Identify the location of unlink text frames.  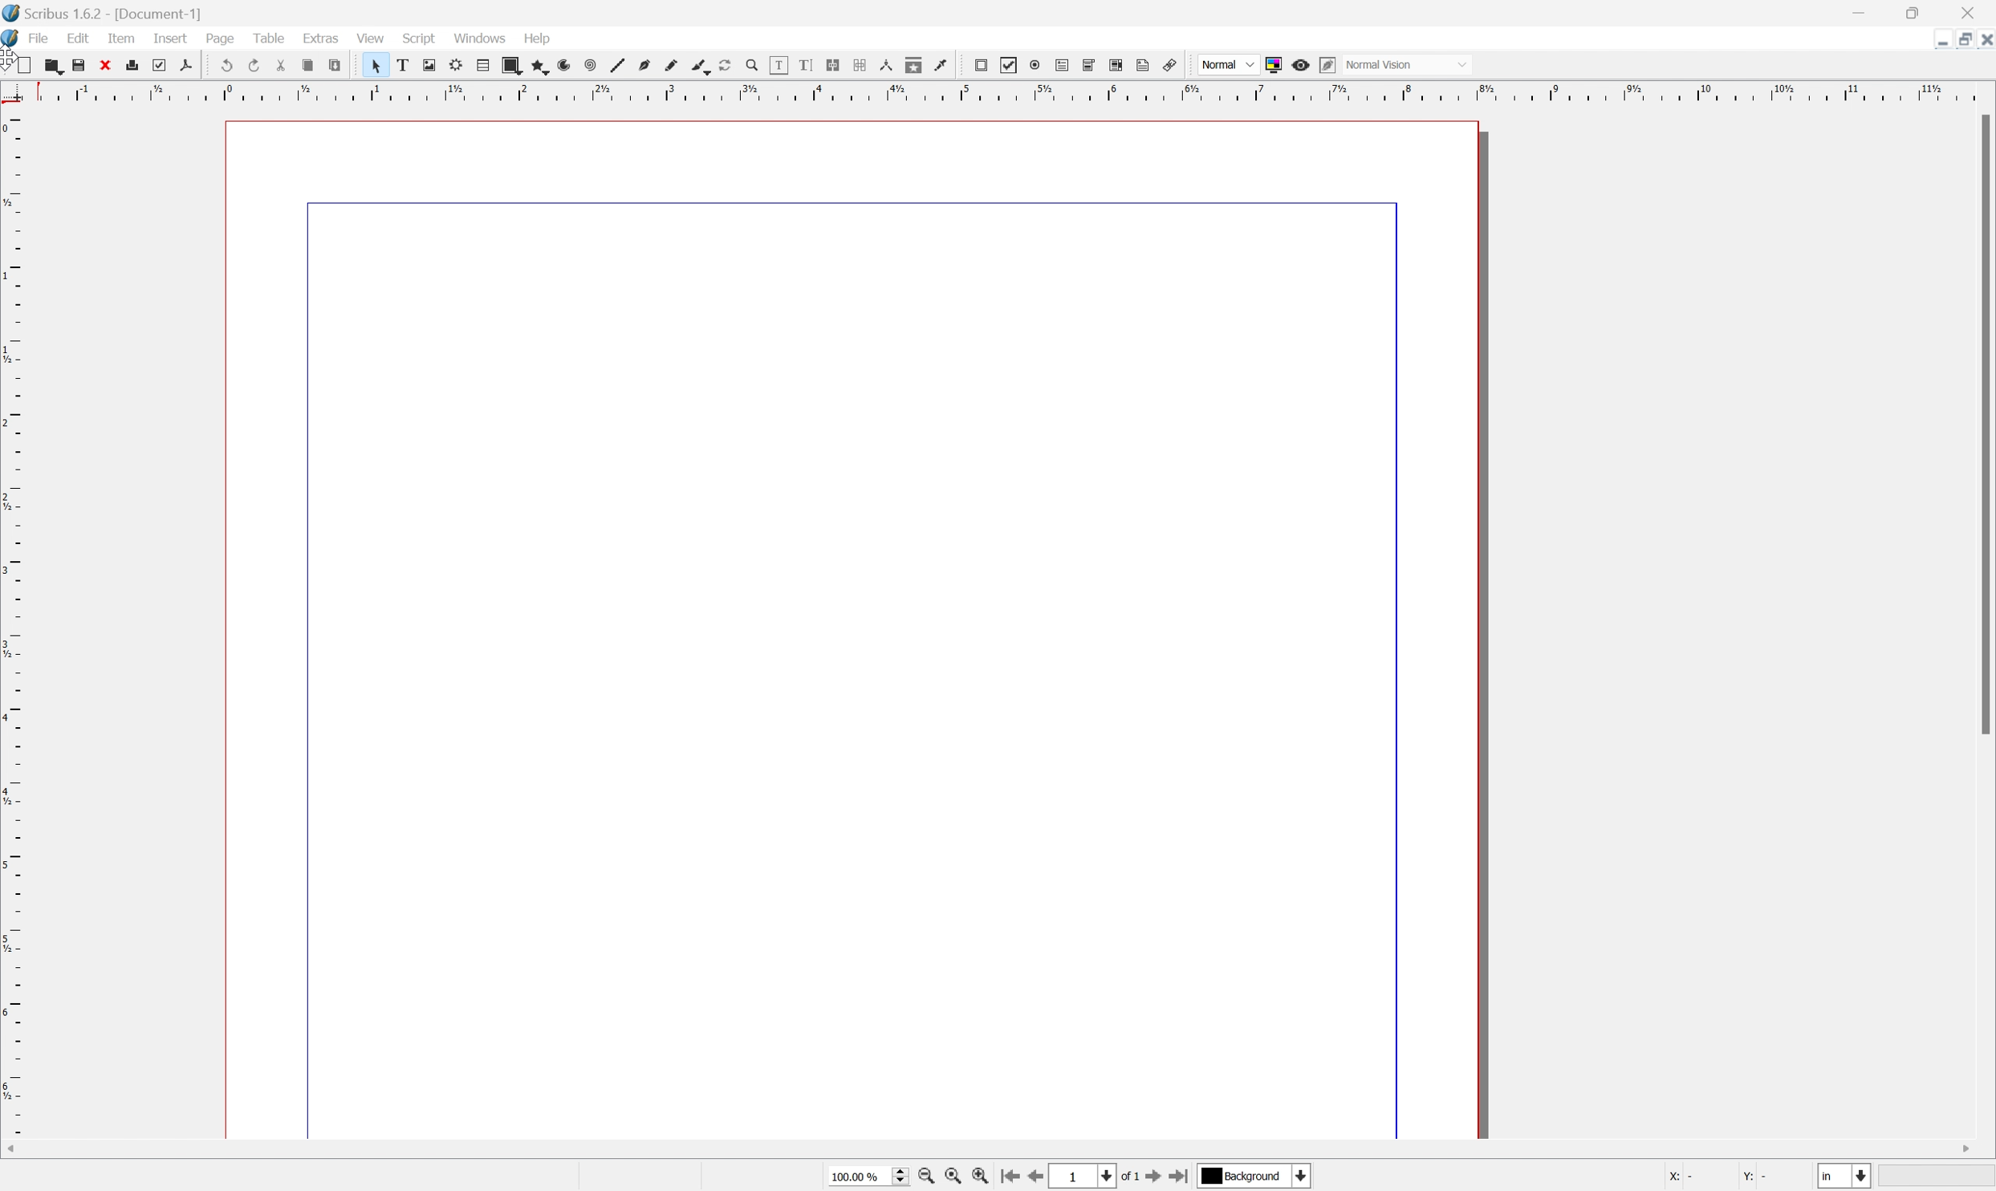
(859, 66).